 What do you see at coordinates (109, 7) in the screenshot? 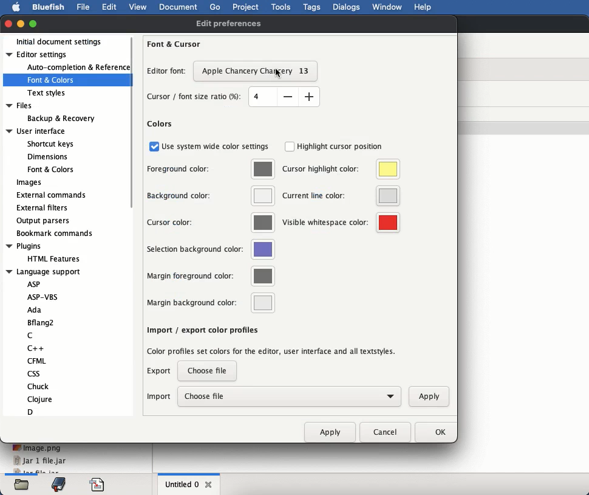
I see `edit` at bounding box center [109, 7].